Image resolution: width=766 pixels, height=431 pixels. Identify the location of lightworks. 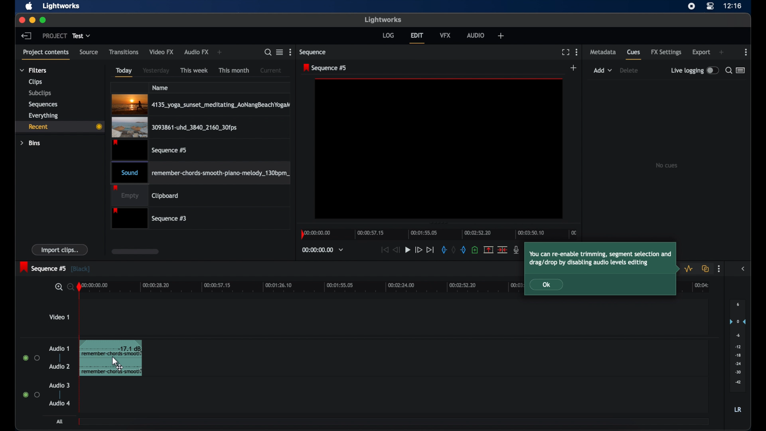
(384, 20).